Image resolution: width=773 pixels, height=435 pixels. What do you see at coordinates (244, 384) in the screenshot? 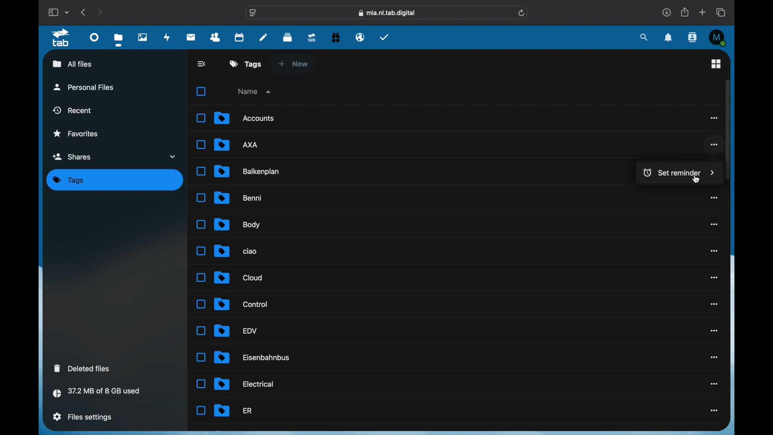
I see `file` at bounding box center [244, 384].